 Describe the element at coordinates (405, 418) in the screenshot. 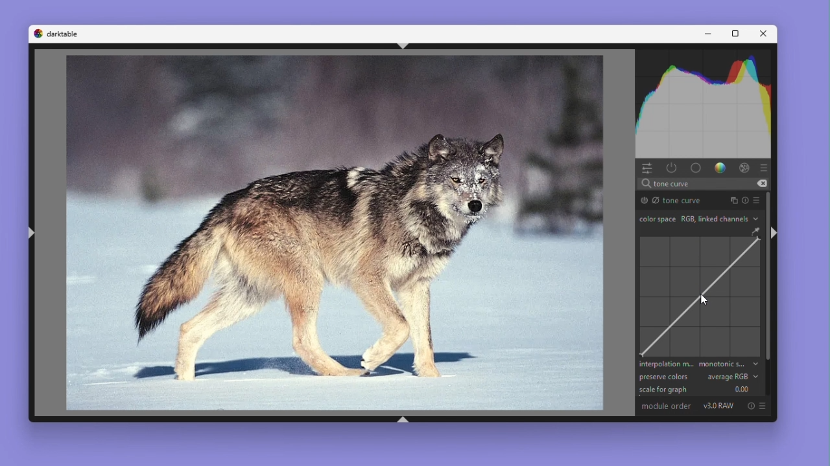

I see `shift+ctrl+b` at that location.